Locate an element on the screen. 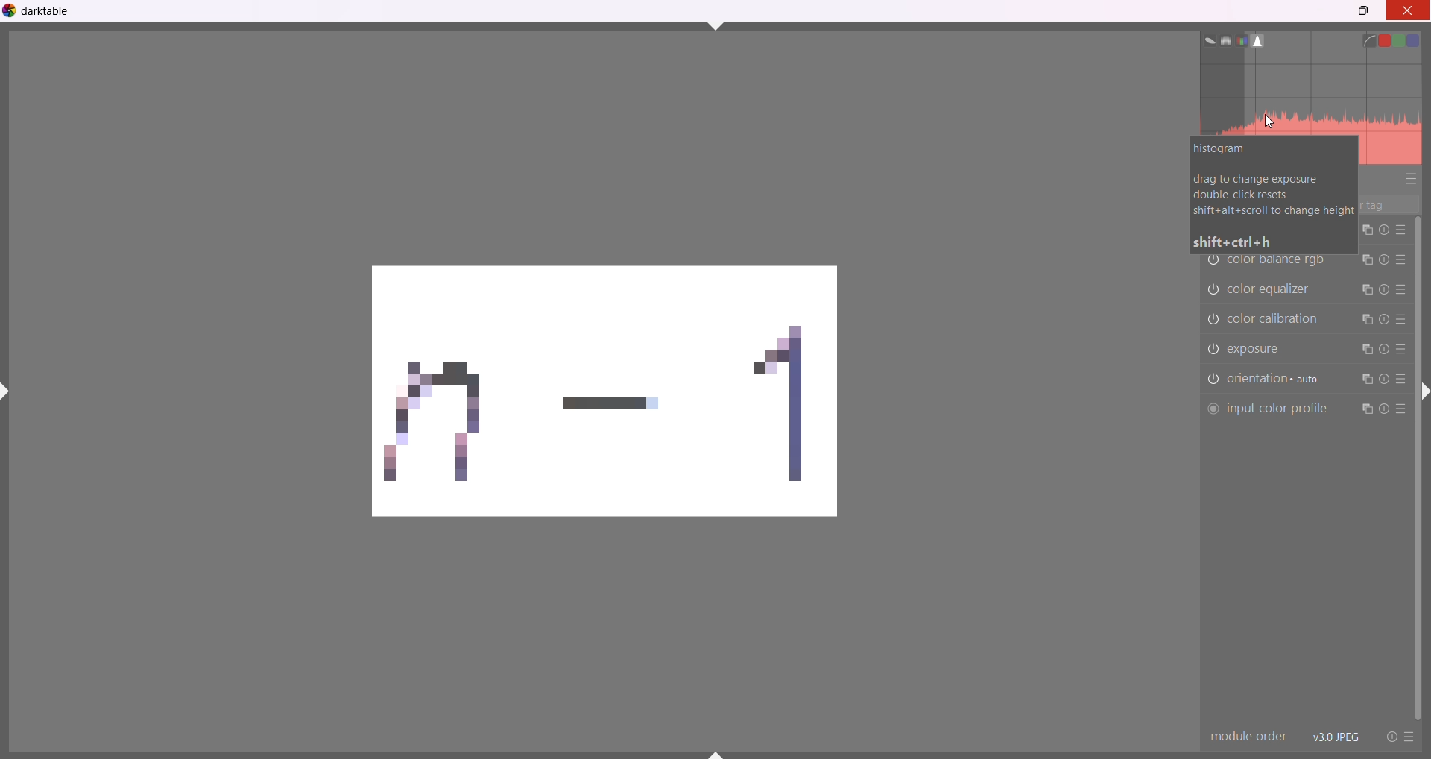 This screenshot has width=1431, height=759. vector scope is located at coordinates (1204, 39).